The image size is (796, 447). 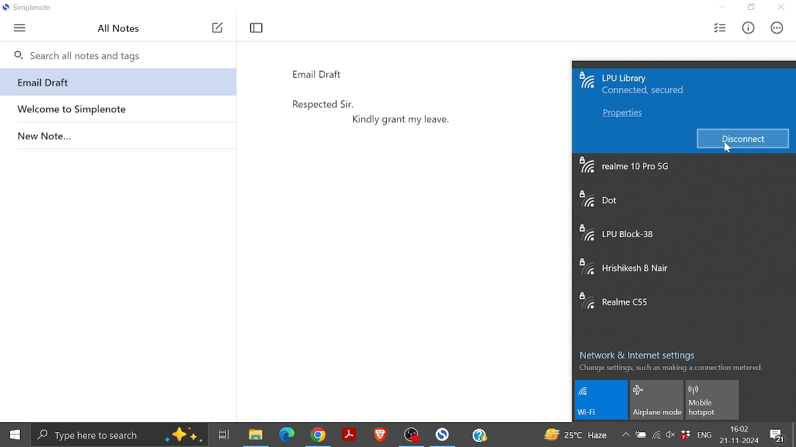 I want to click on All notes, so click(x=123, y=29).